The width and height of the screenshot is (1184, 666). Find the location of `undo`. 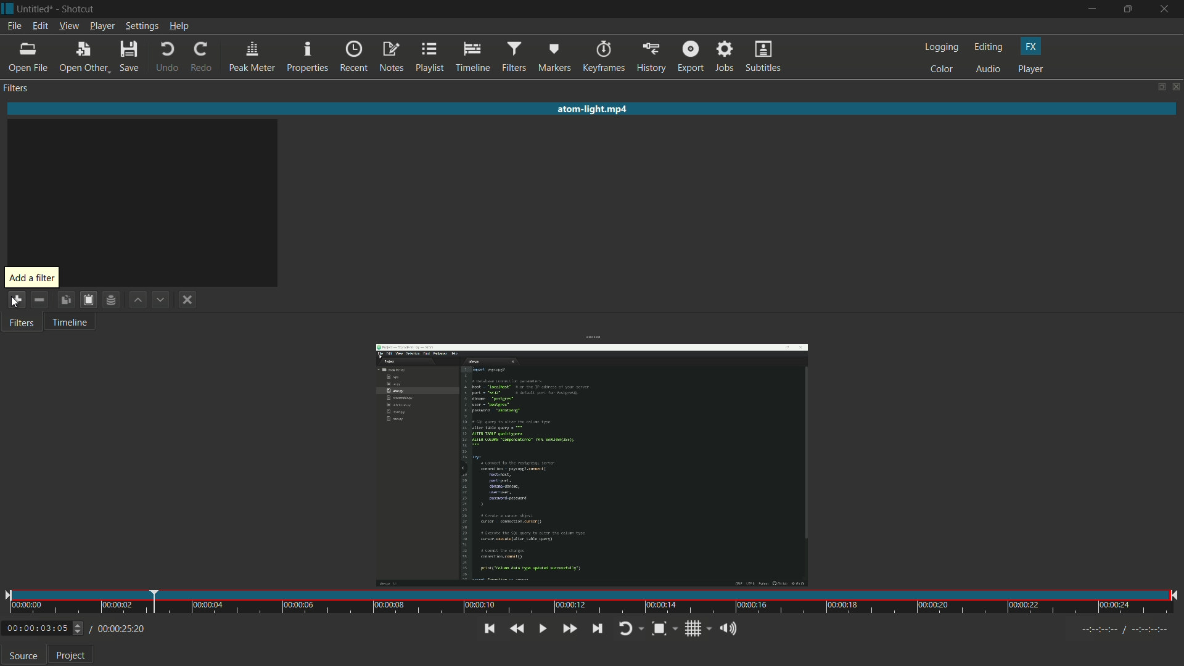

undo is located at coordinates (165, 57).